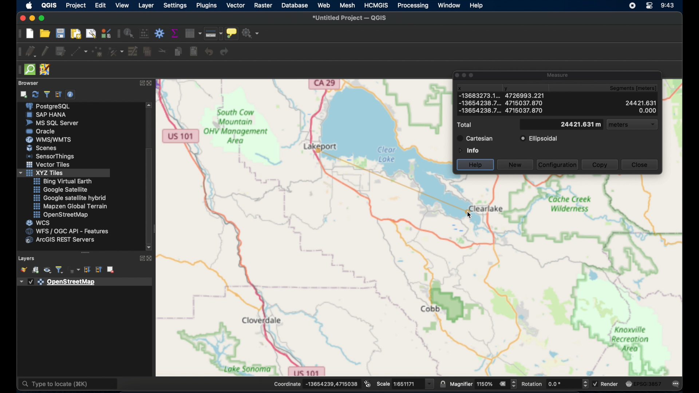 This screenshot has width=699, height=393. Describe the element at coordinates (539, 139) in the screenshot. I see `ellipsoidal radio button` at that location.